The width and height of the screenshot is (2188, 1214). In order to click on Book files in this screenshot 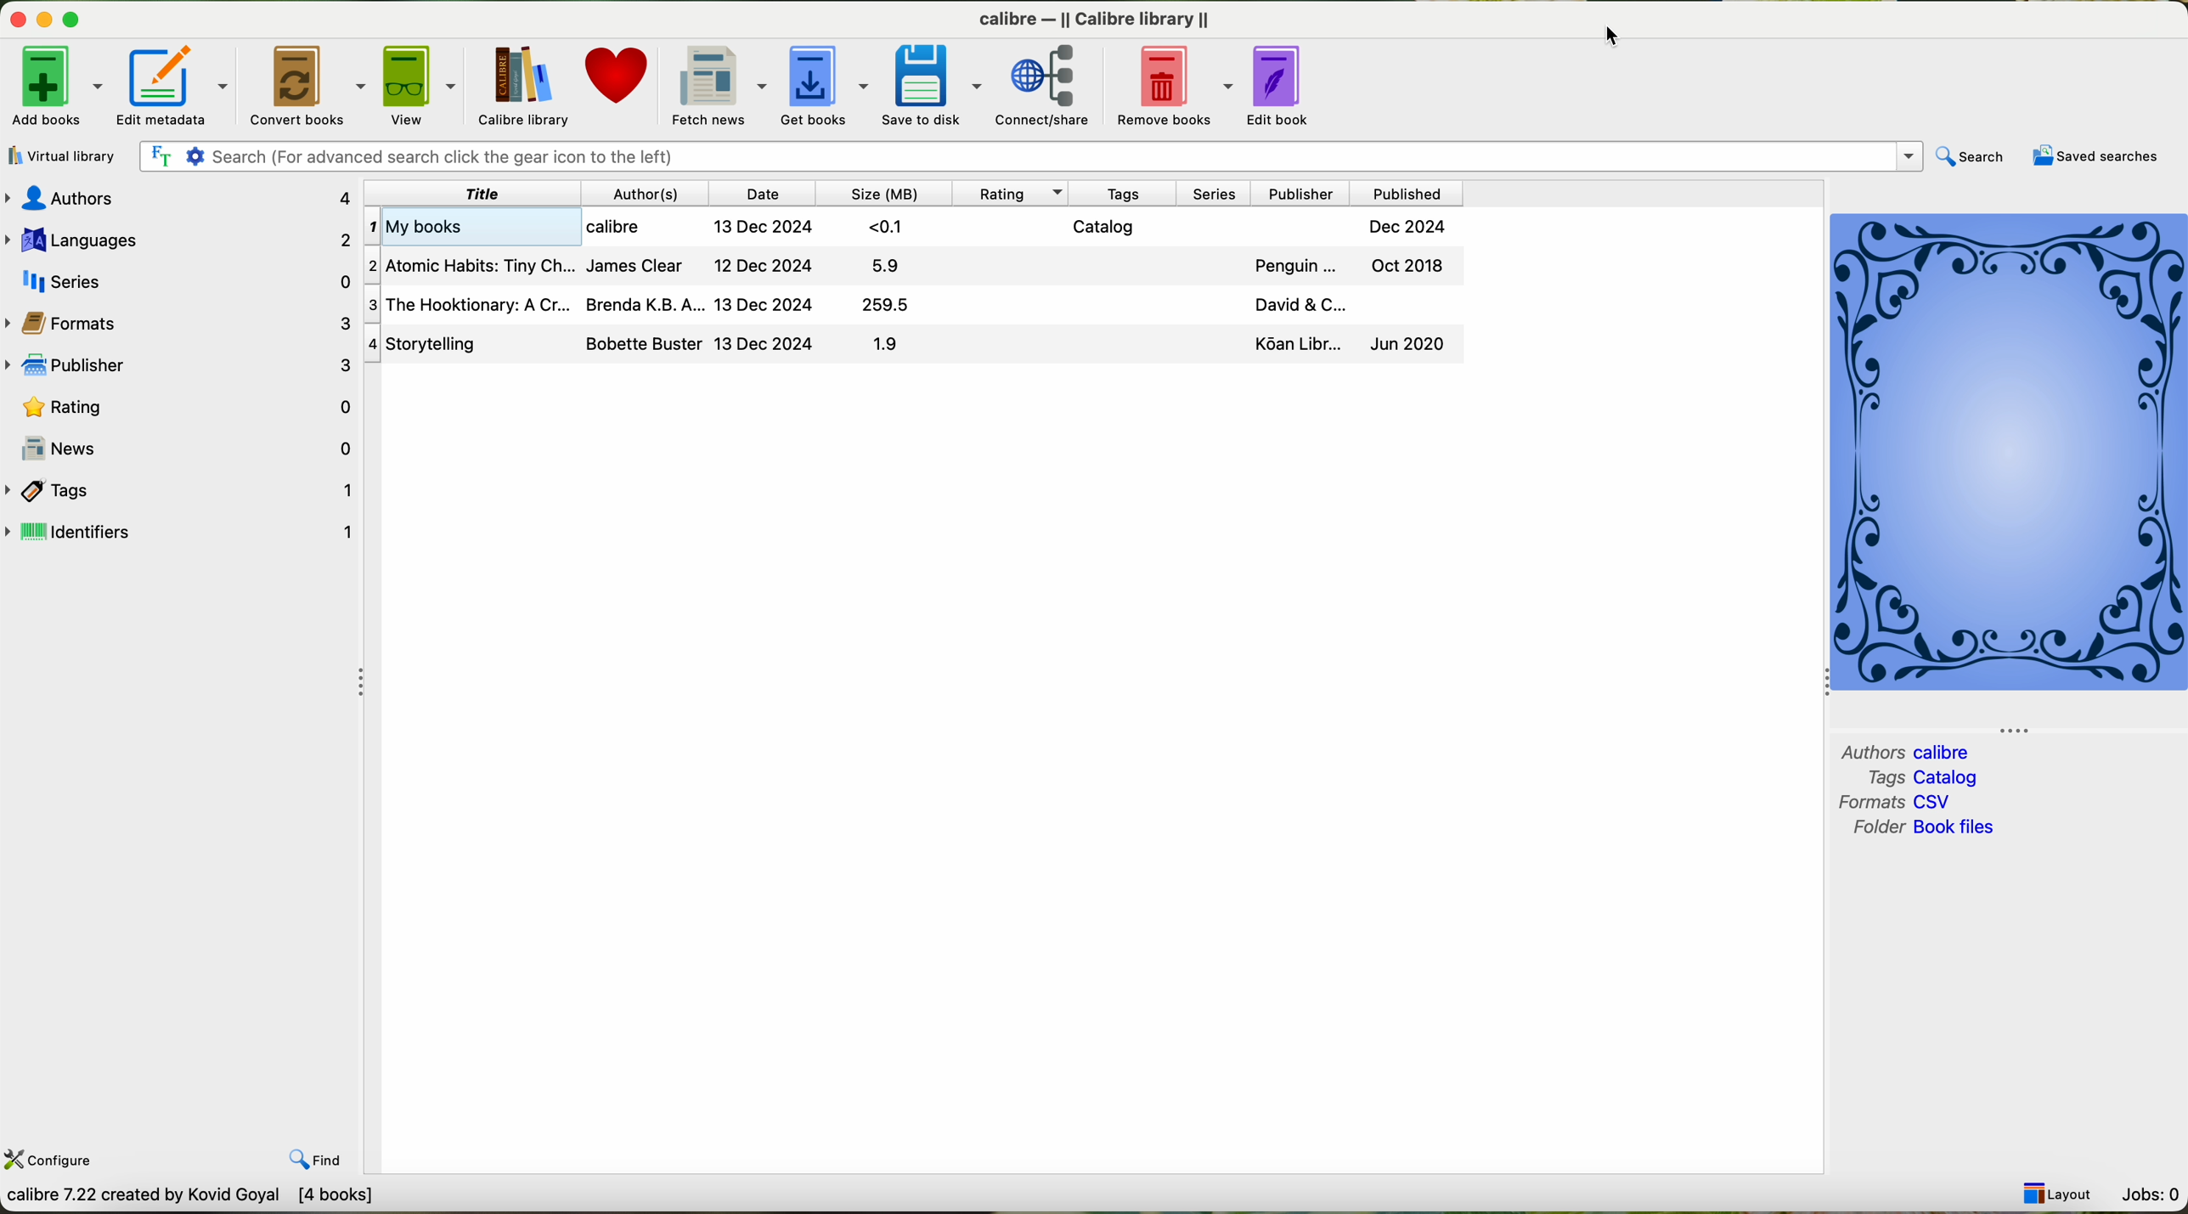, I will do `click(1960, 827)`.